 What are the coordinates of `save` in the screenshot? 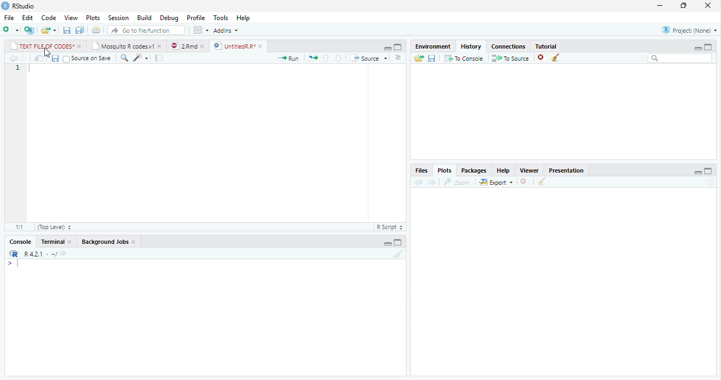 It's located at (55, 59).